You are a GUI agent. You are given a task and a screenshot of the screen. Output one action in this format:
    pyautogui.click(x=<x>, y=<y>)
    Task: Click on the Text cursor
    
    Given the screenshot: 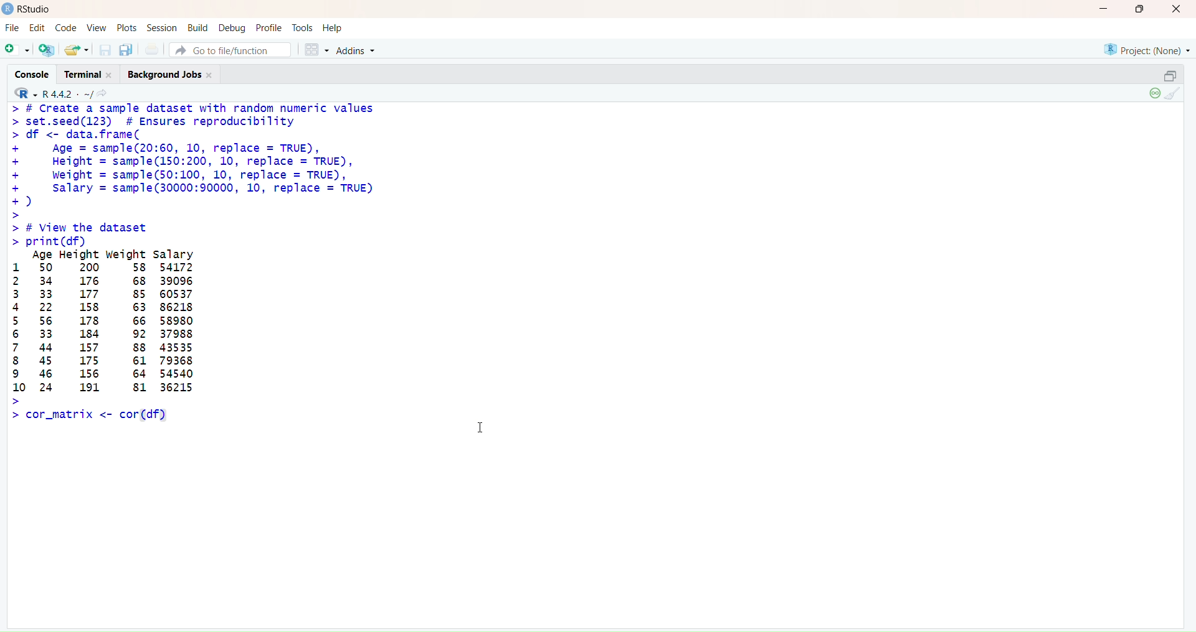 What is the action you would take?
    pyautogui.click(x=481, y=425)
    